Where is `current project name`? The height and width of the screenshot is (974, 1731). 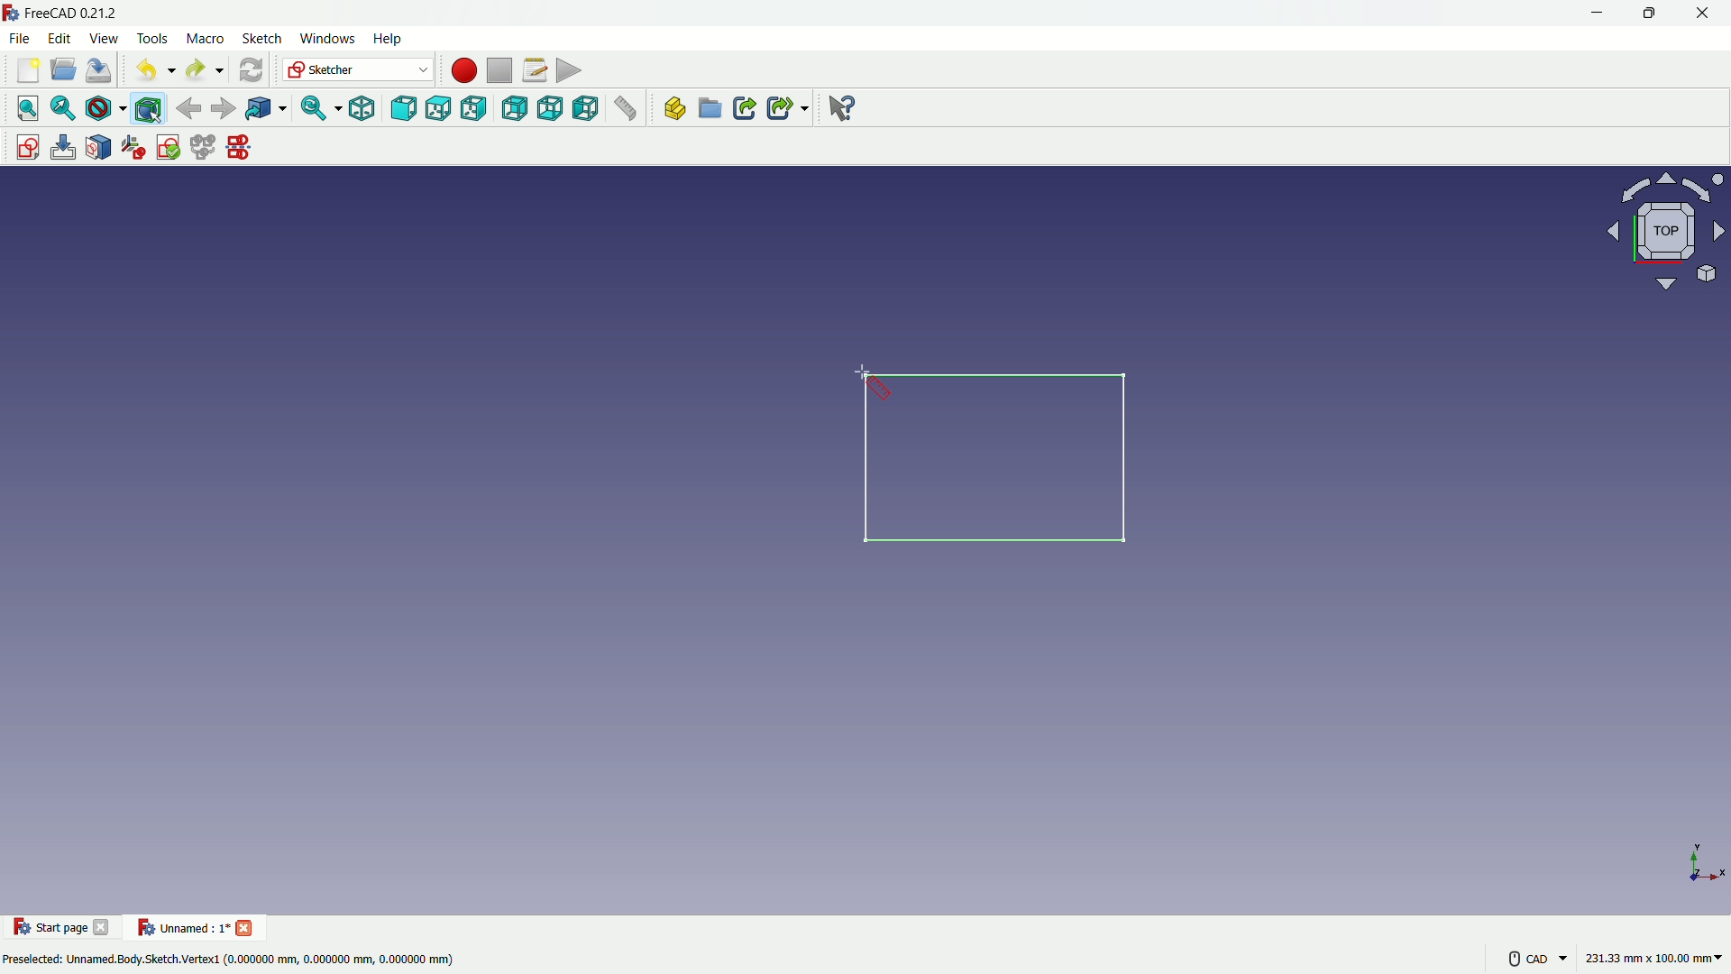
current project name is located at coordinates (180, 927).